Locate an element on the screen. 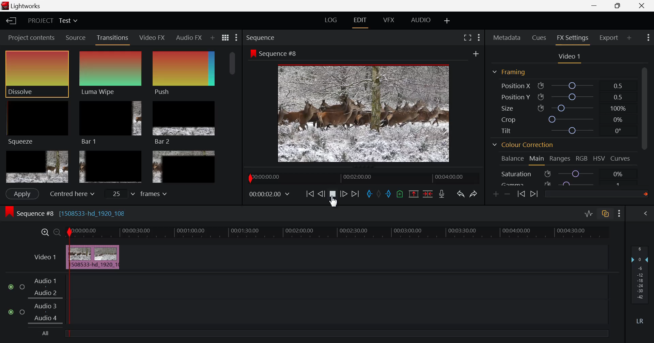  Framing Section is located at coordinates (509, 72).